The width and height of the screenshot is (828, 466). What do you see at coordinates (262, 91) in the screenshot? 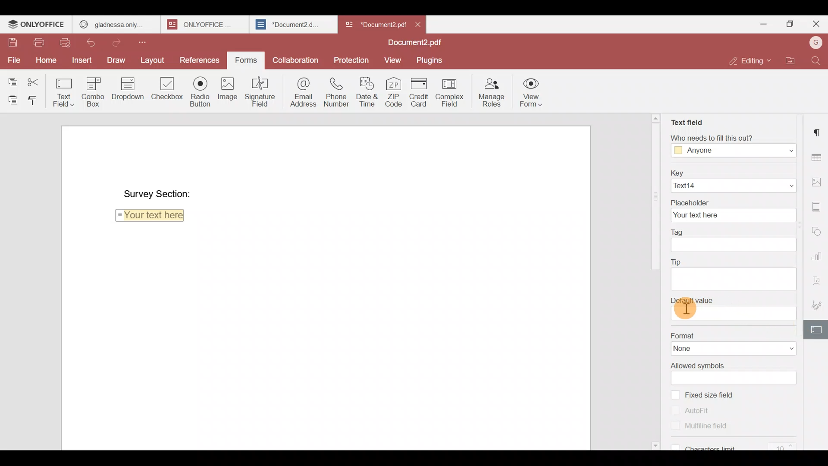
I see `Signature field` at bounding box center [262, 91].